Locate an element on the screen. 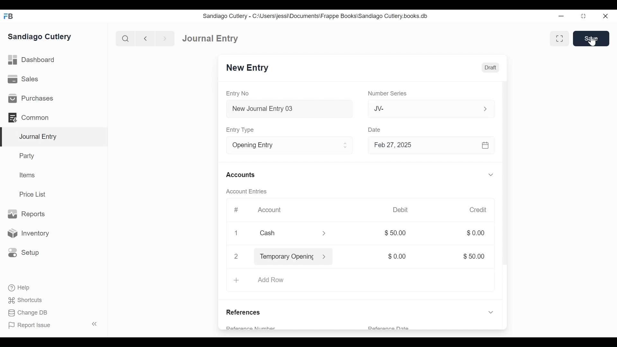 The width and height of the screenshot is (617, 347). Account is located at coordinates (271, 210).